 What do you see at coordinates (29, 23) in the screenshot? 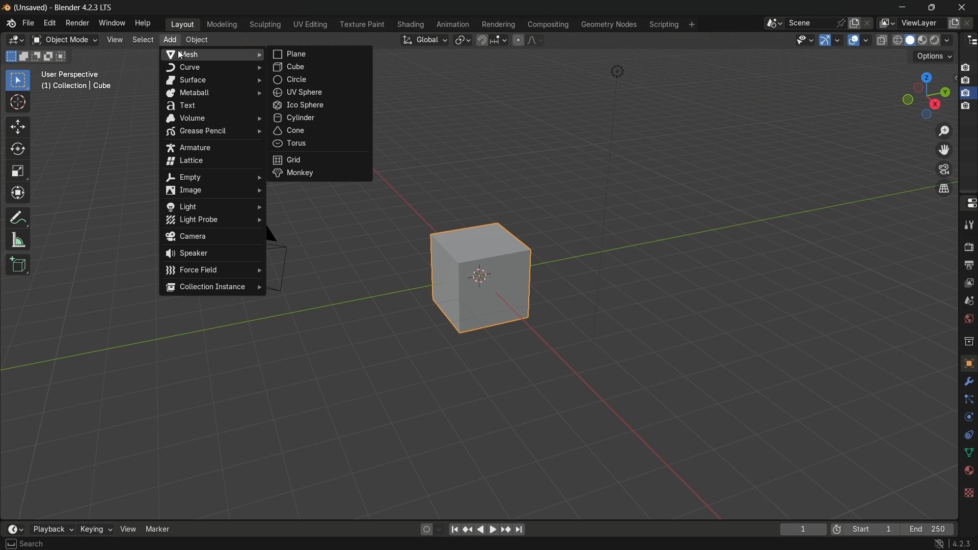
I see `file menu` at bounding box center [29, 23].